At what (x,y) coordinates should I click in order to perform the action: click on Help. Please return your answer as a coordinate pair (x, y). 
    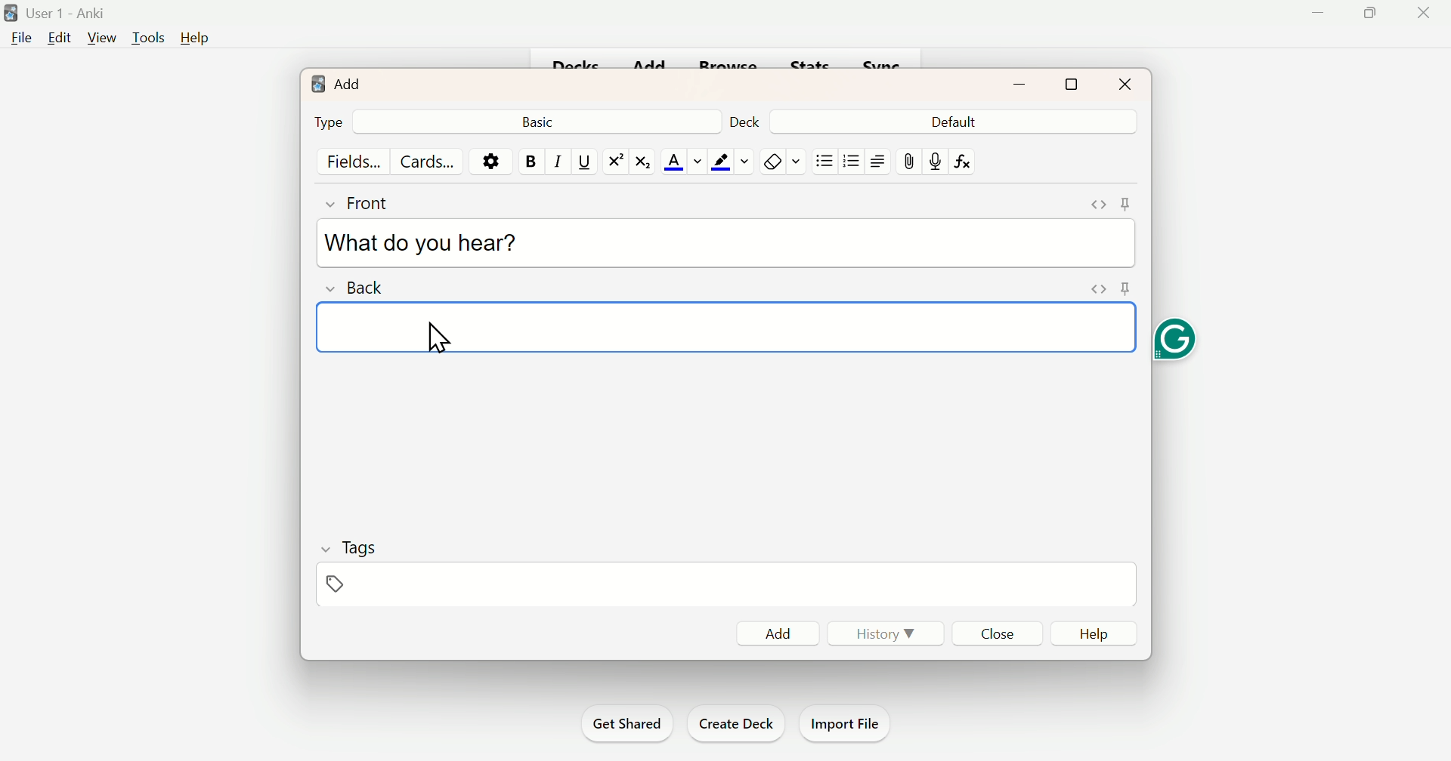
    Looking at the image, I should click on (195, 35).